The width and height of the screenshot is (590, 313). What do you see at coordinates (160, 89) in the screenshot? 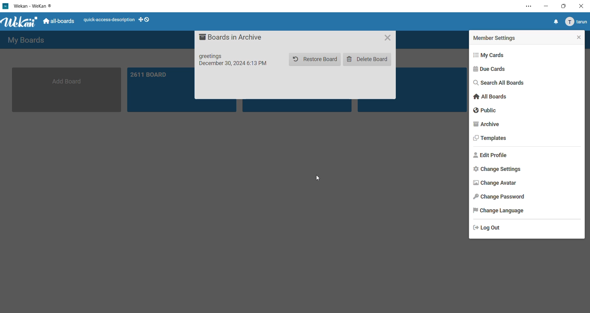
I see `2611 board` at bounding box center [160, 89].